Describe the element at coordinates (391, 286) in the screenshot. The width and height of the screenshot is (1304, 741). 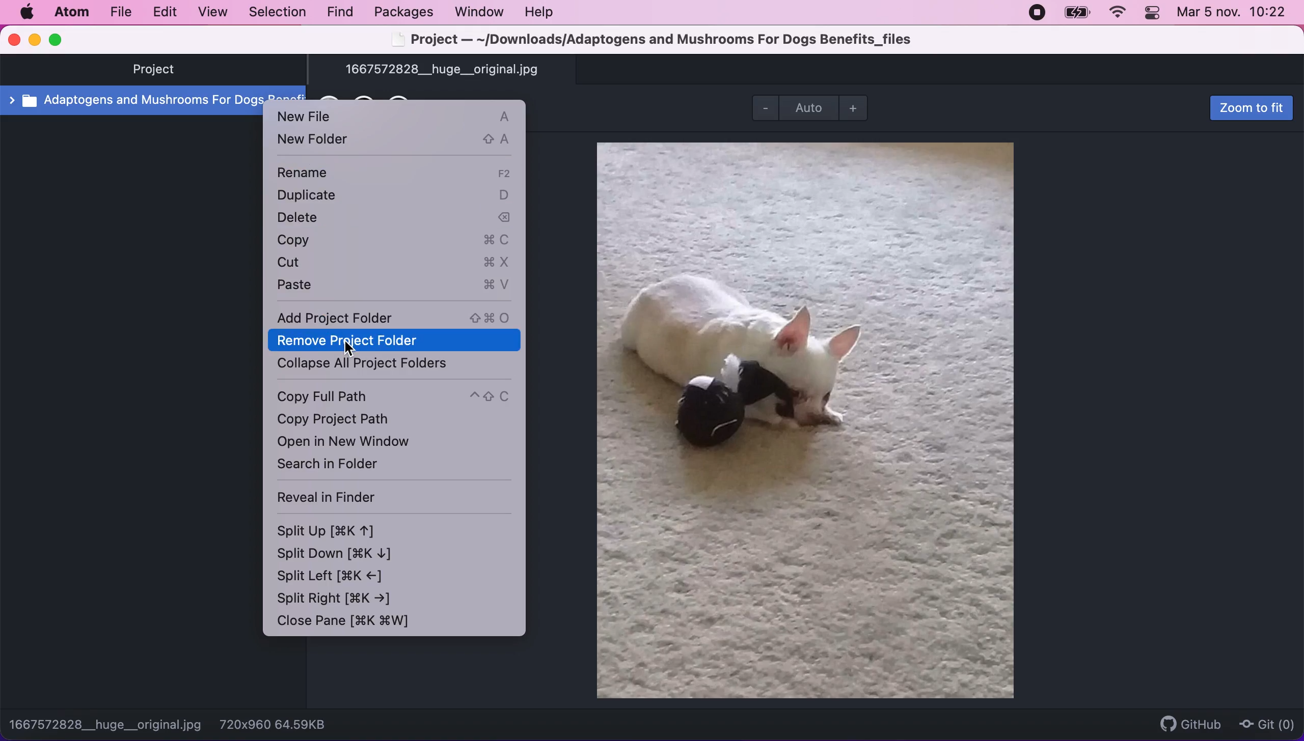
I see `paste` at that location.